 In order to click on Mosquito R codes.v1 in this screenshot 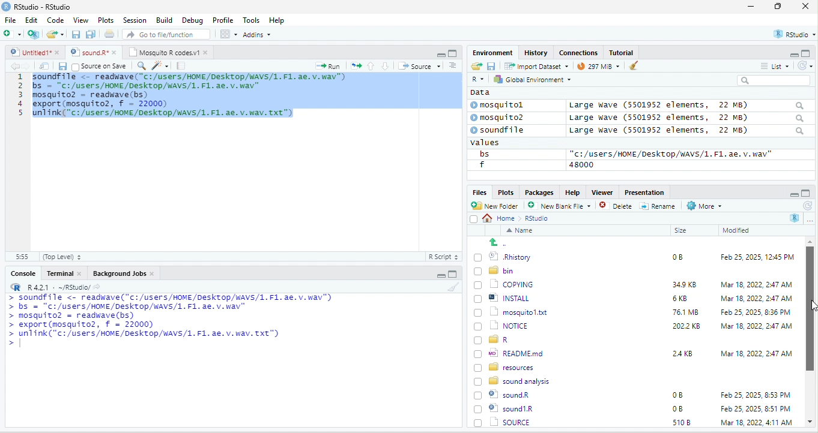, I will do `click(166, 52)`.